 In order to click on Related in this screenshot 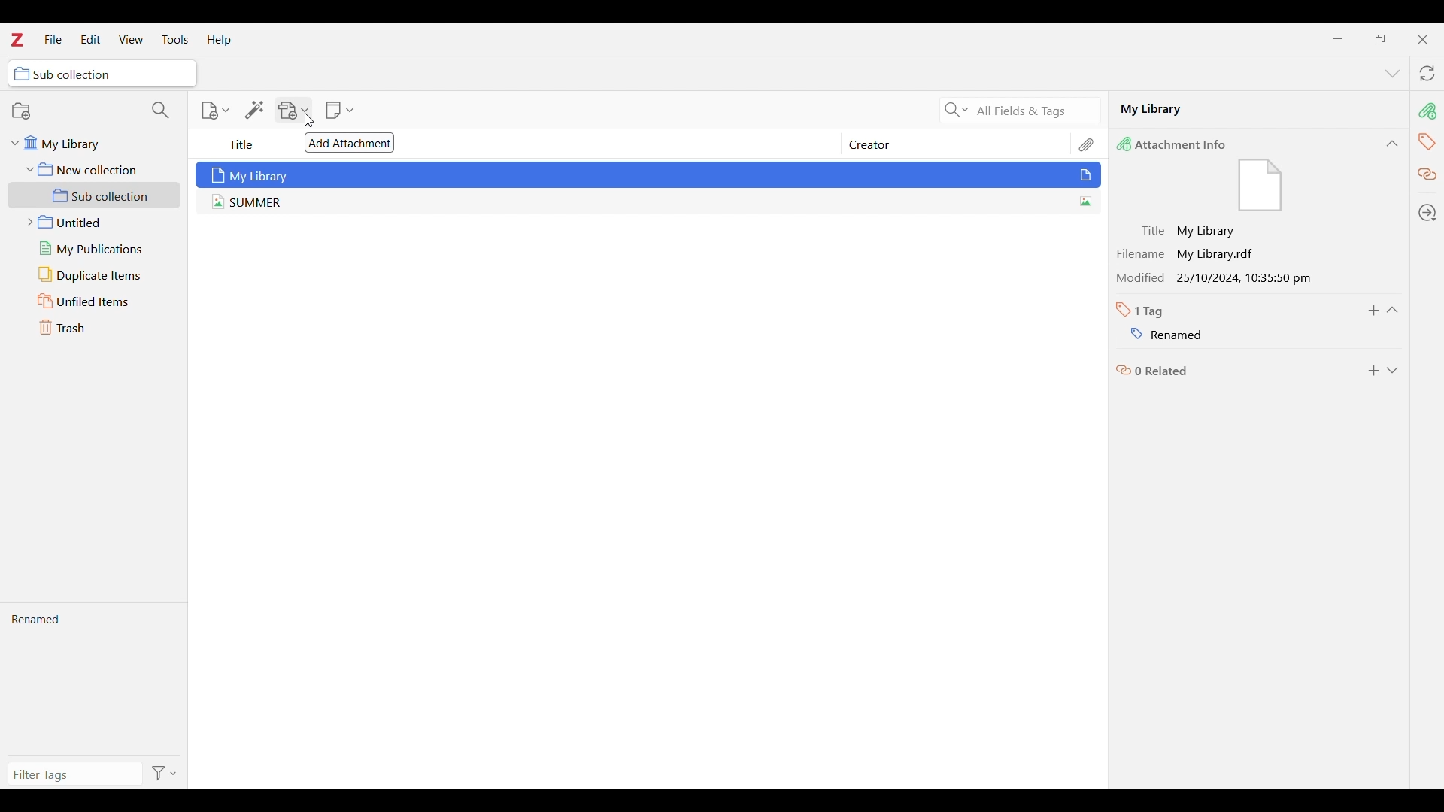, I will do `click(1151, 371)`.